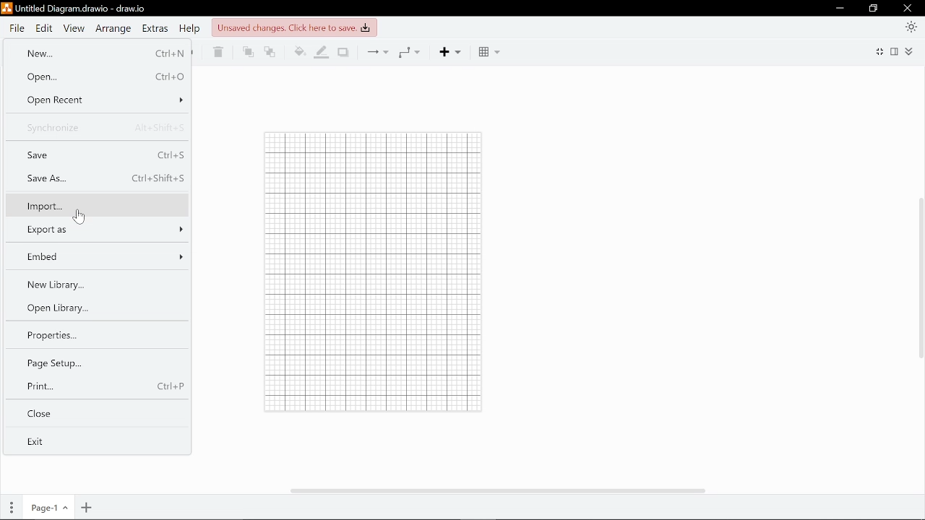  Describe the element at coordinates (322, 53) in the screenshot. I see `Fill line` at that location.